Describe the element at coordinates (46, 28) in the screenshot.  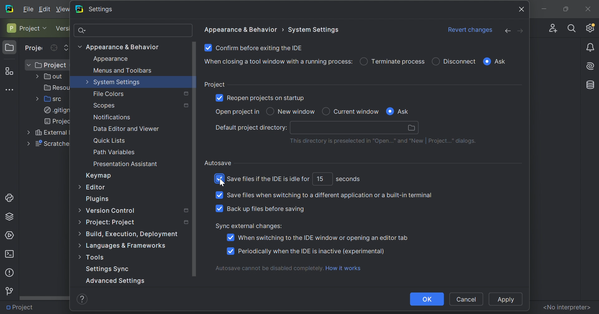
I see `Drop Down` at that location.